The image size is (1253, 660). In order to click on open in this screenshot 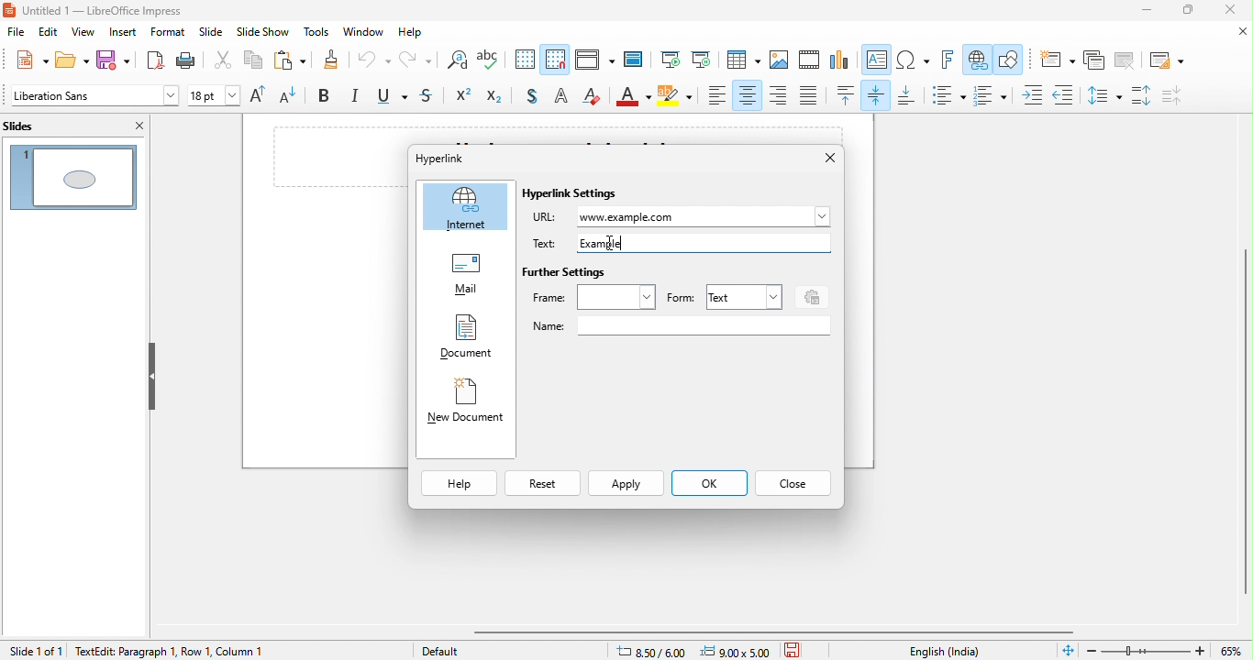, I will do `click(70, 60)`.